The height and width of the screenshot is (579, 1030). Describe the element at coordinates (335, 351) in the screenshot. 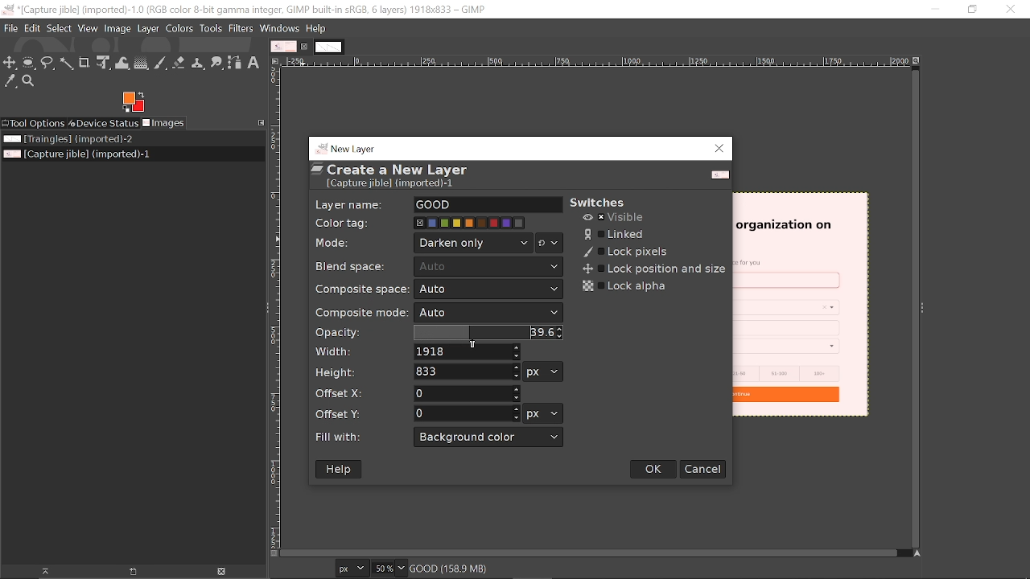

I see `Width:` at that location.